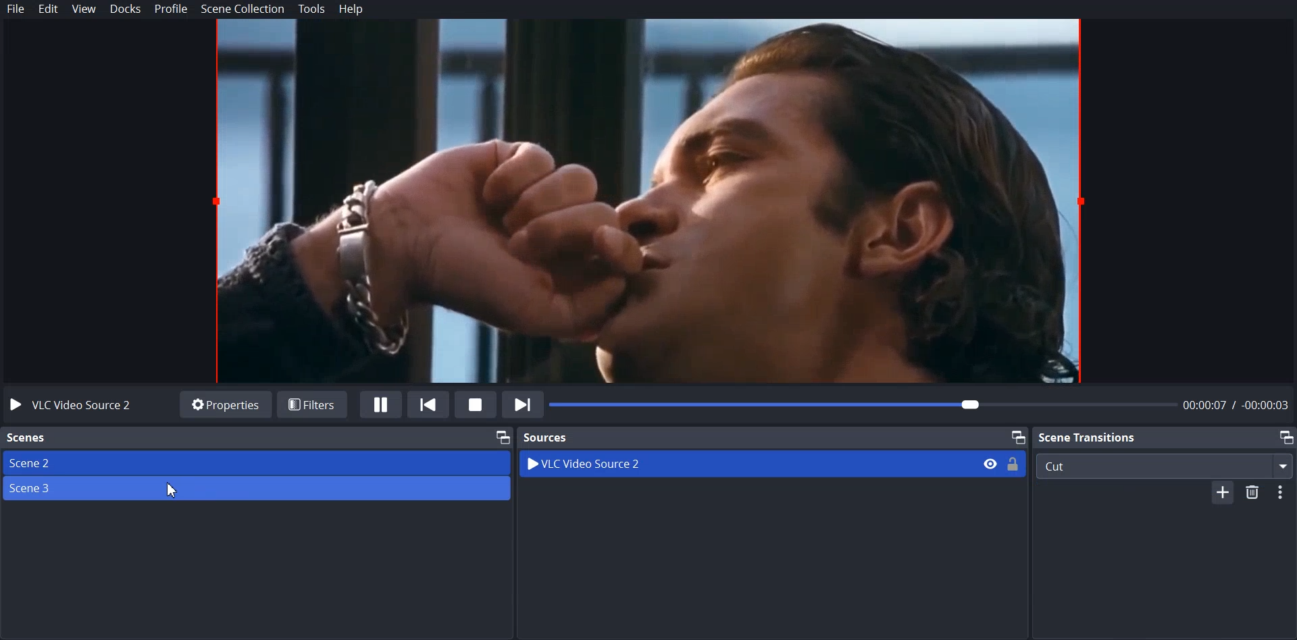 This screenshot has width=1297, height=640. I want to click on View, so click(84, 9).